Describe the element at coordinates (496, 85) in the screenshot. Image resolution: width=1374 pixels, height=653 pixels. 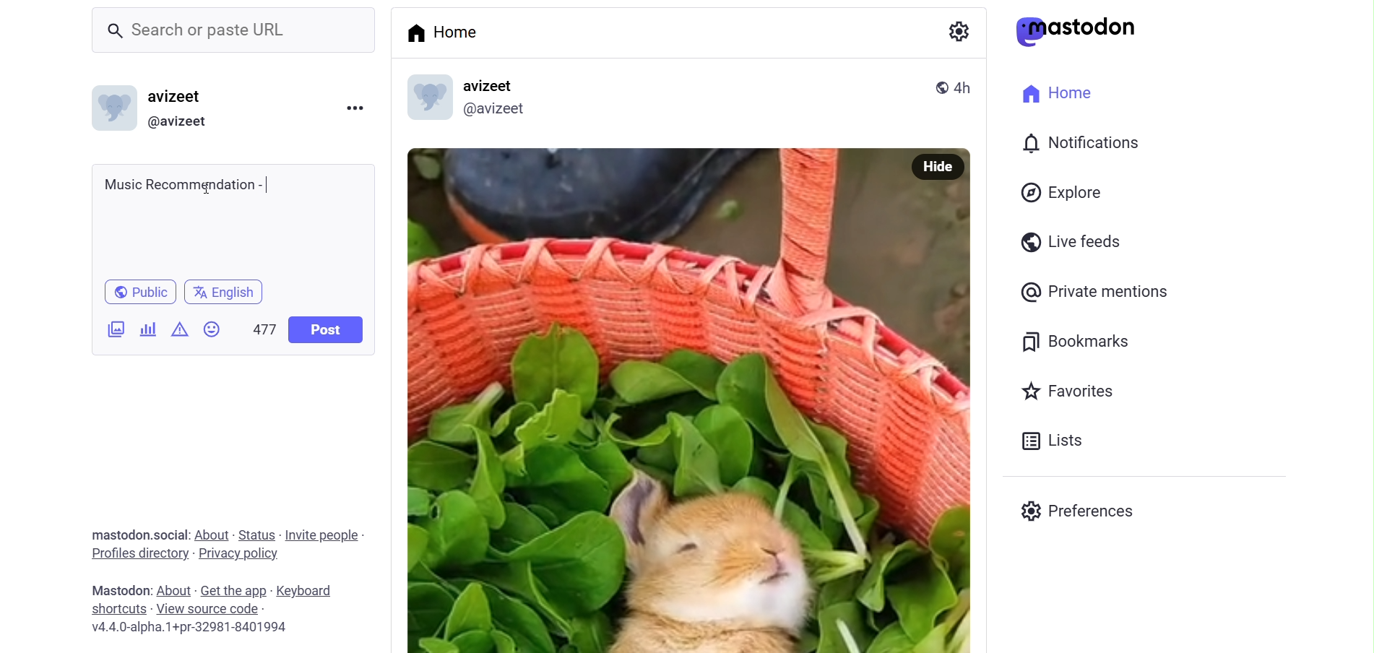
I see `avizeet` at that location.